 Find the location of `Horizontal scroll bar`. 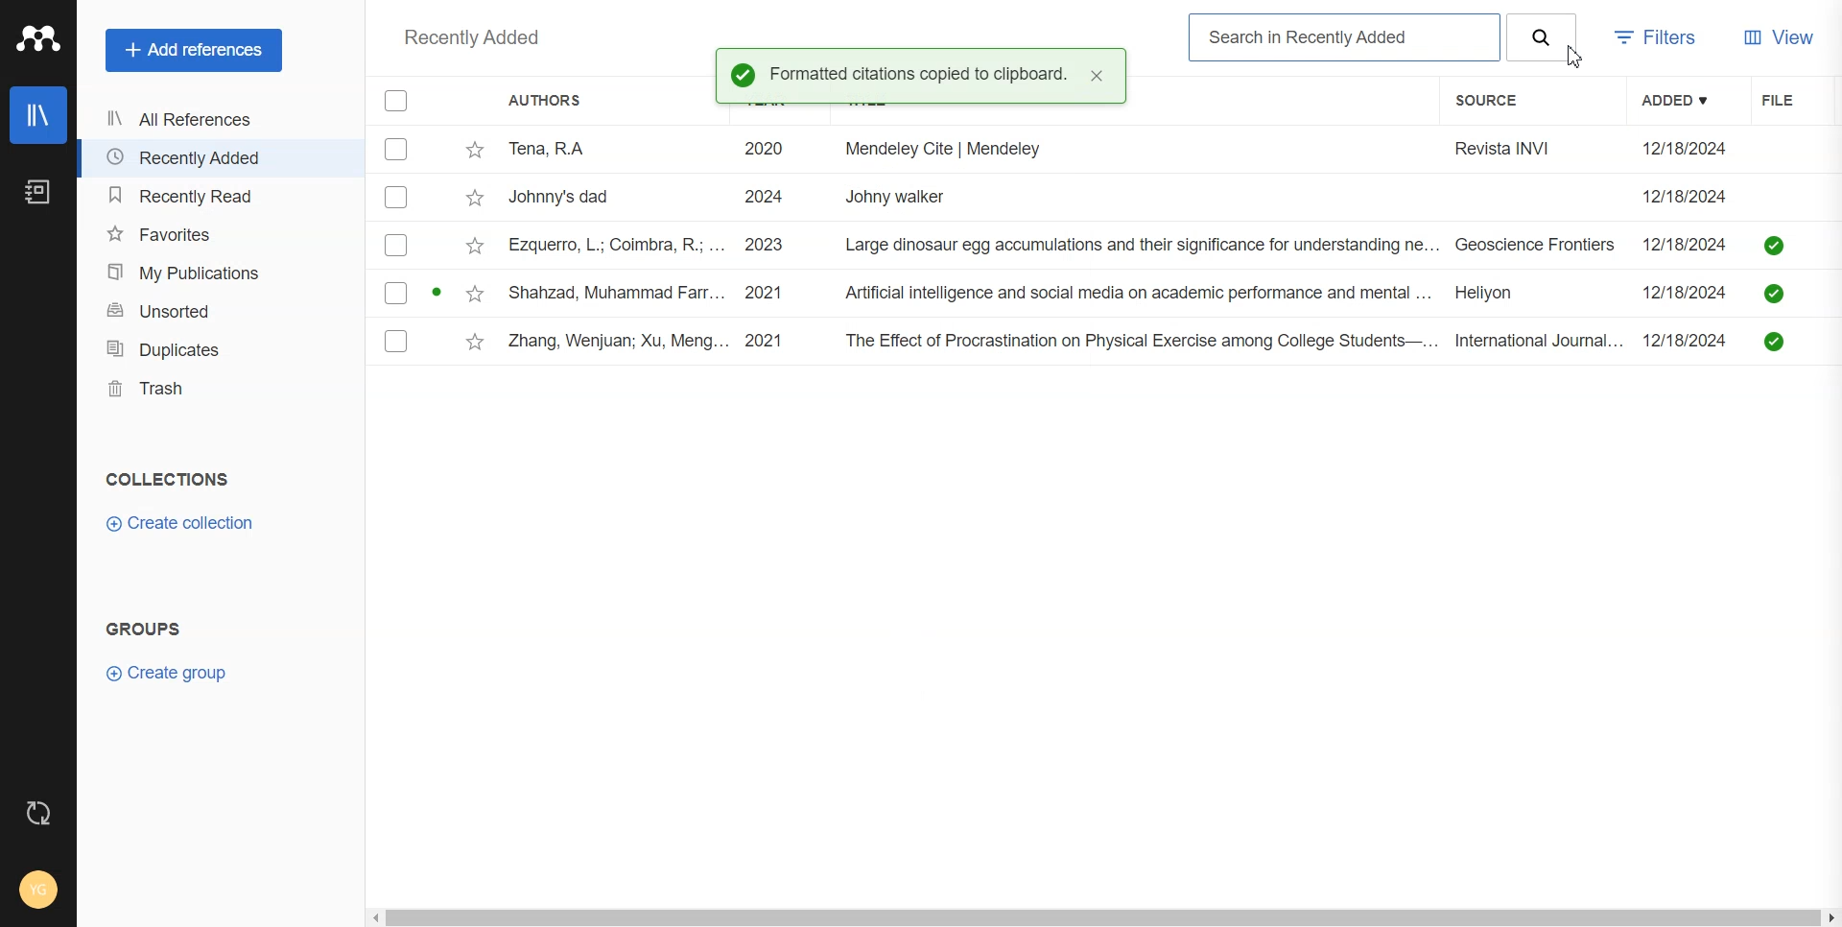

Horizontal scroll bar is located at coordinates (1103, 918).